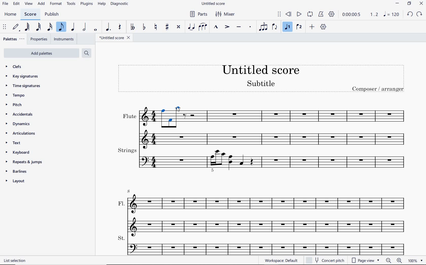 The height and width of the screenshot is (265, 426). I want to click on STACCATO, so click(251, 27).